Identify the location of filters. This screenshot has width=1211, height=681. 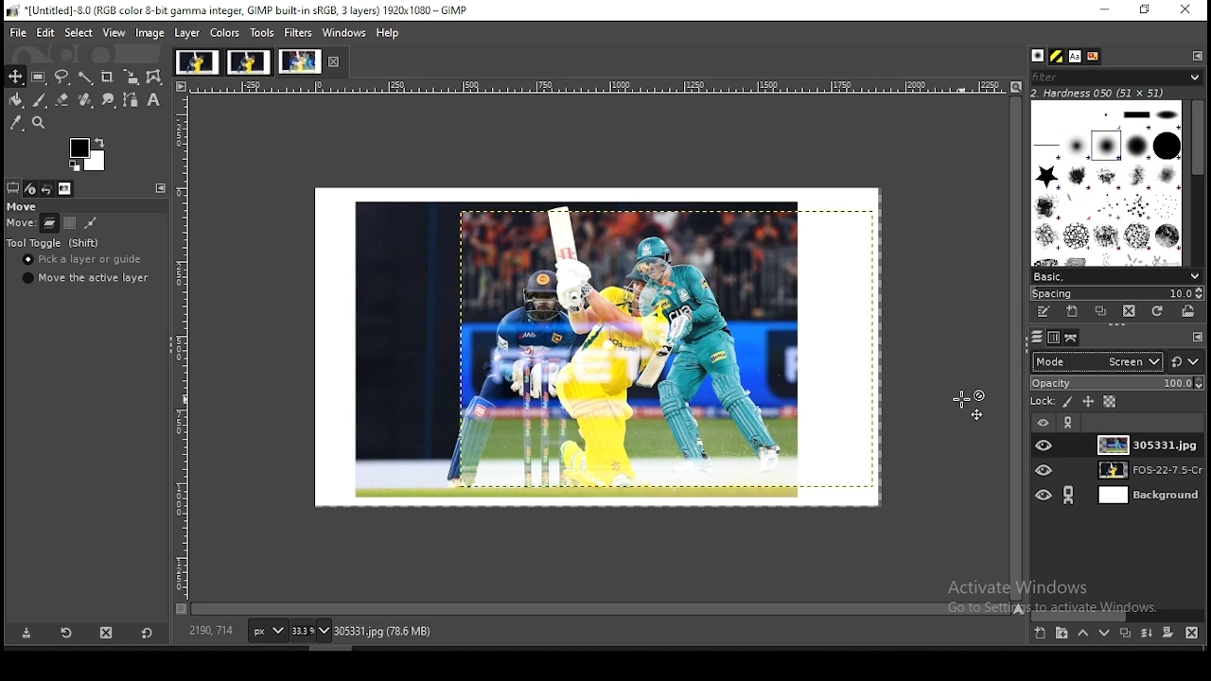
(298, 31).